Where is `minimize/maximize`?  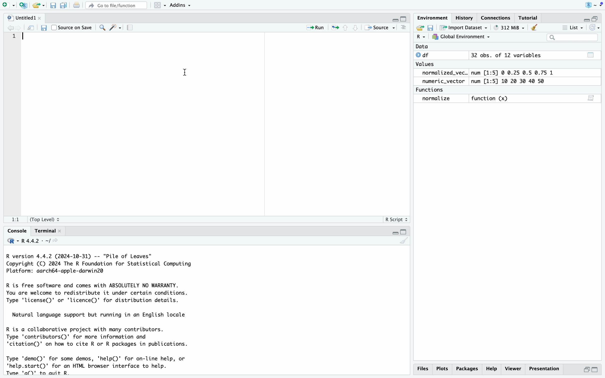
minimize/maximize is located at coordinates (587, 18).